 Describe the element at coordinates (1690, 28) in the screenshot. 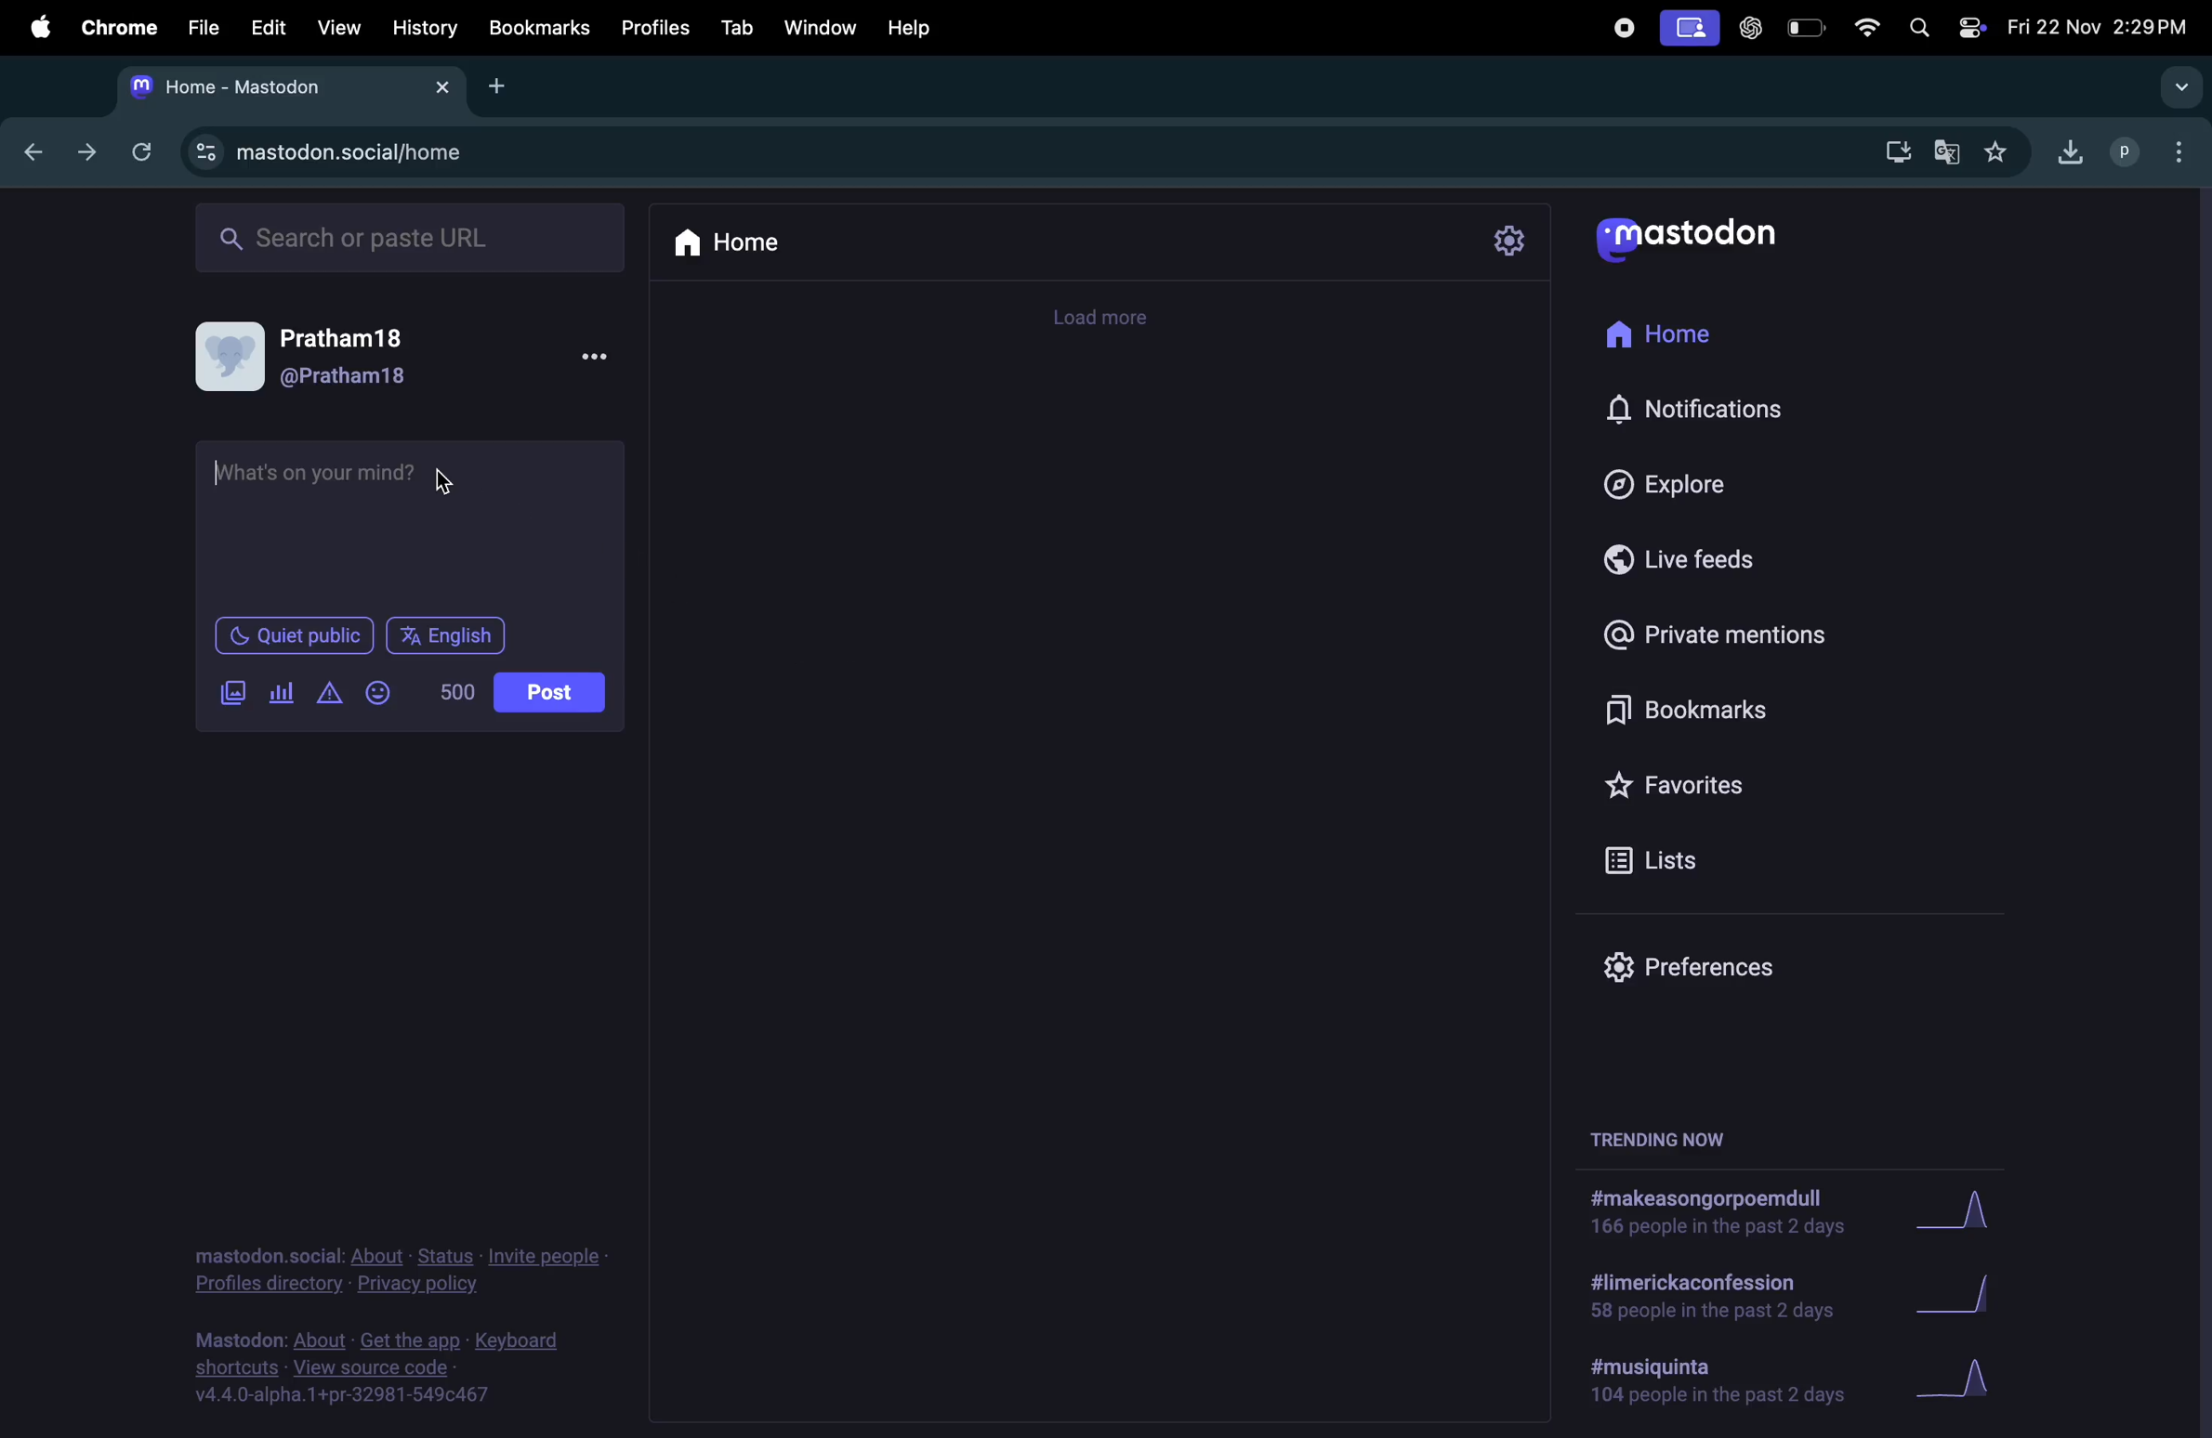

I see `cast` at that location.